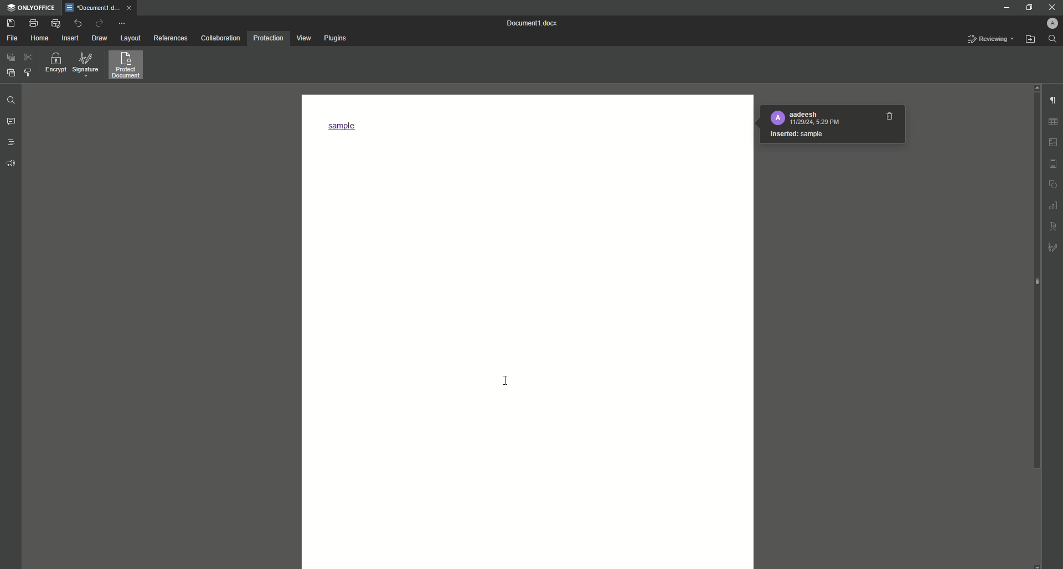 The width and height of the screenshot is (1063, 569). I want to click on File, so click(12, 38).